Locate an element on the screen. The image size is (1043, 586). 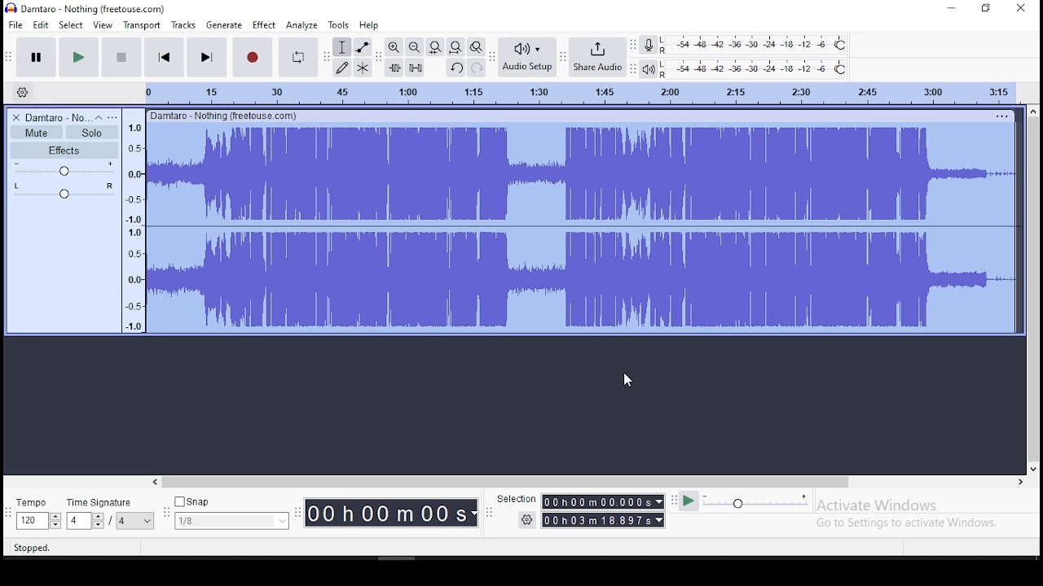
effects is located at coordinates (66, 150).